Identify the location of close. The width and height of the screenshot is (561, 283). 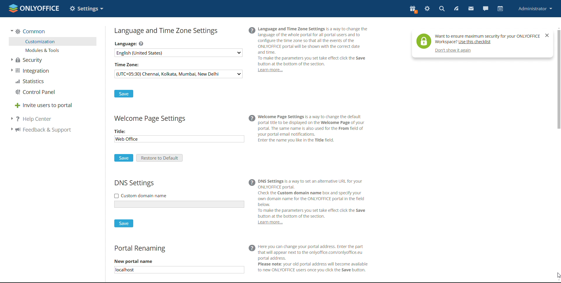
(547, 35).